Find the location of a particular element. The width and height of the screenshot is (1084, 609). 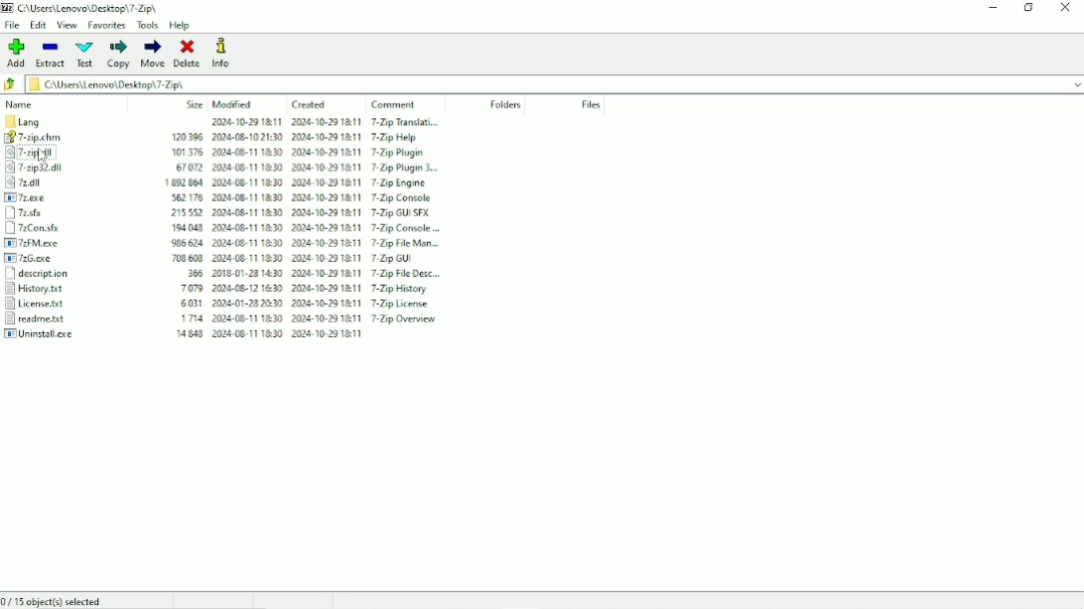

Name is located at coordinates (21, 104).